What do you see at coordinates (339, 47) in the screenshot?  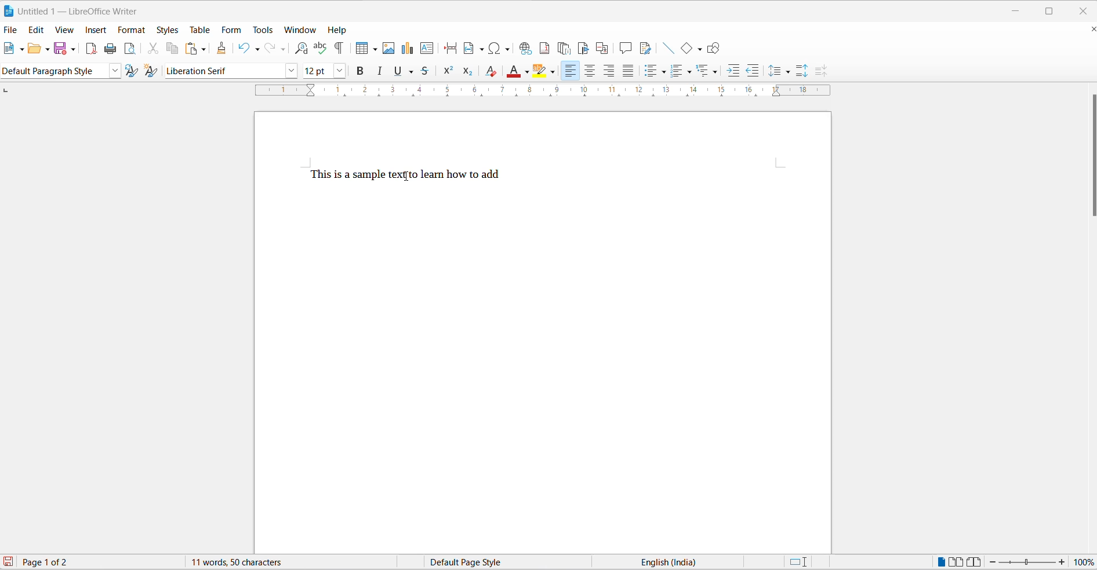 I see `toggle formatting marks` at bounding box center [339, 47].